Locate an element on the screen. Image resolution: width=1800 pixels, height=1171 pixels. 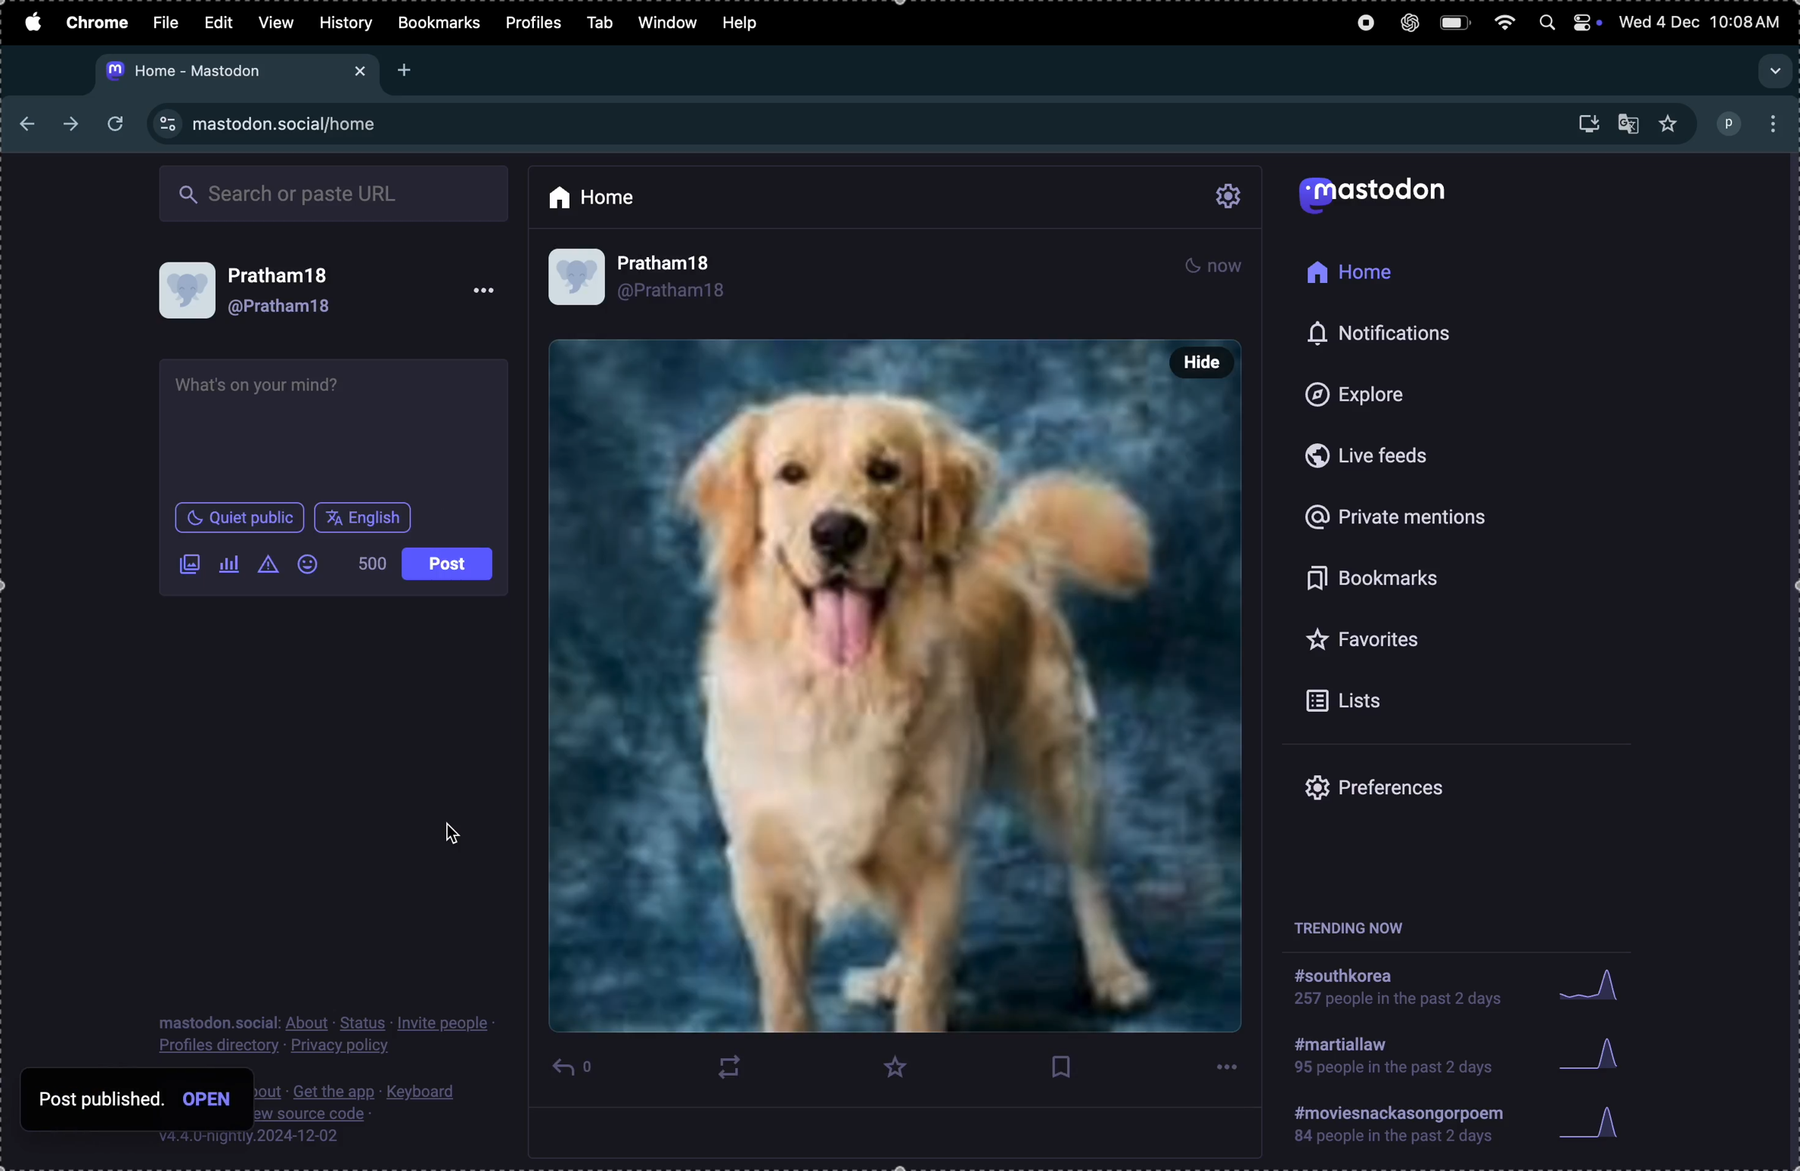
wifi is located at coordinates (1502, 22).